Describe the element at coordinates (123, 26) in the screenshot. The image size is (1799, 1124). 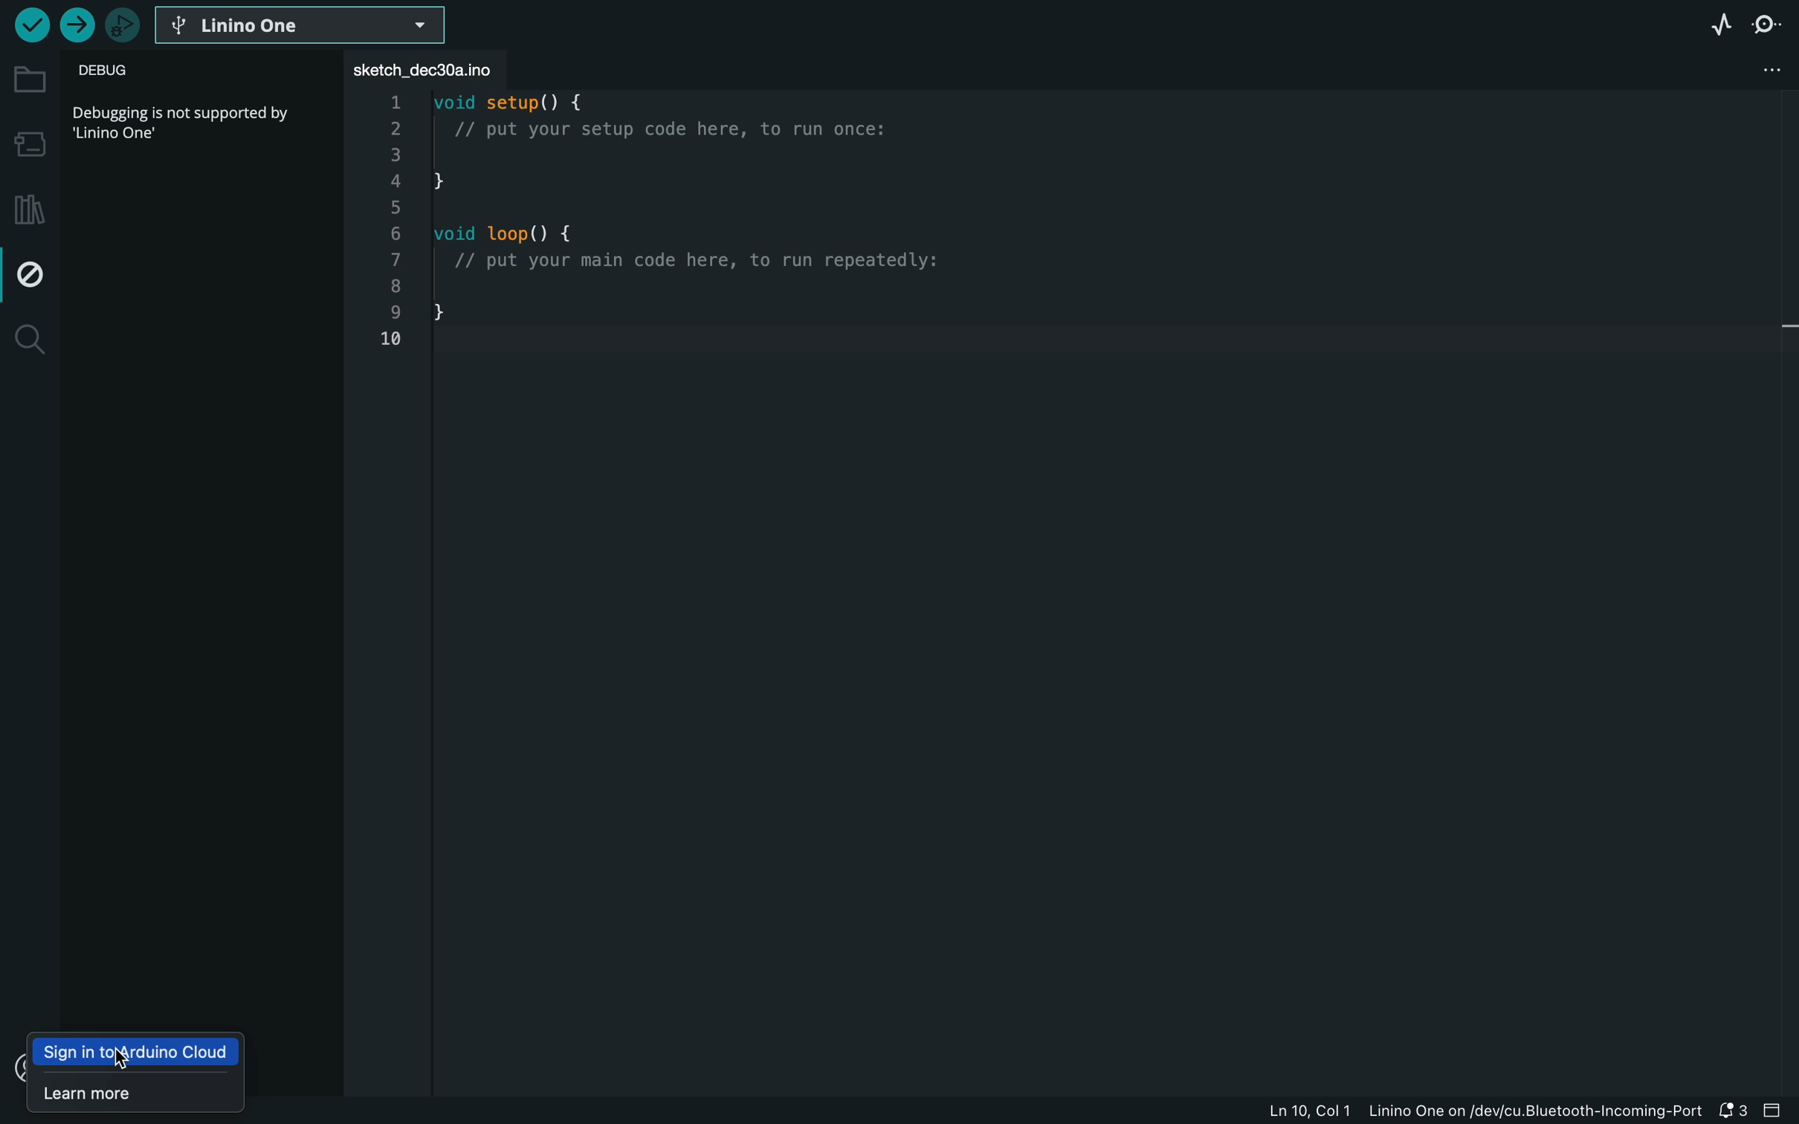
I see `debugger` at that location.